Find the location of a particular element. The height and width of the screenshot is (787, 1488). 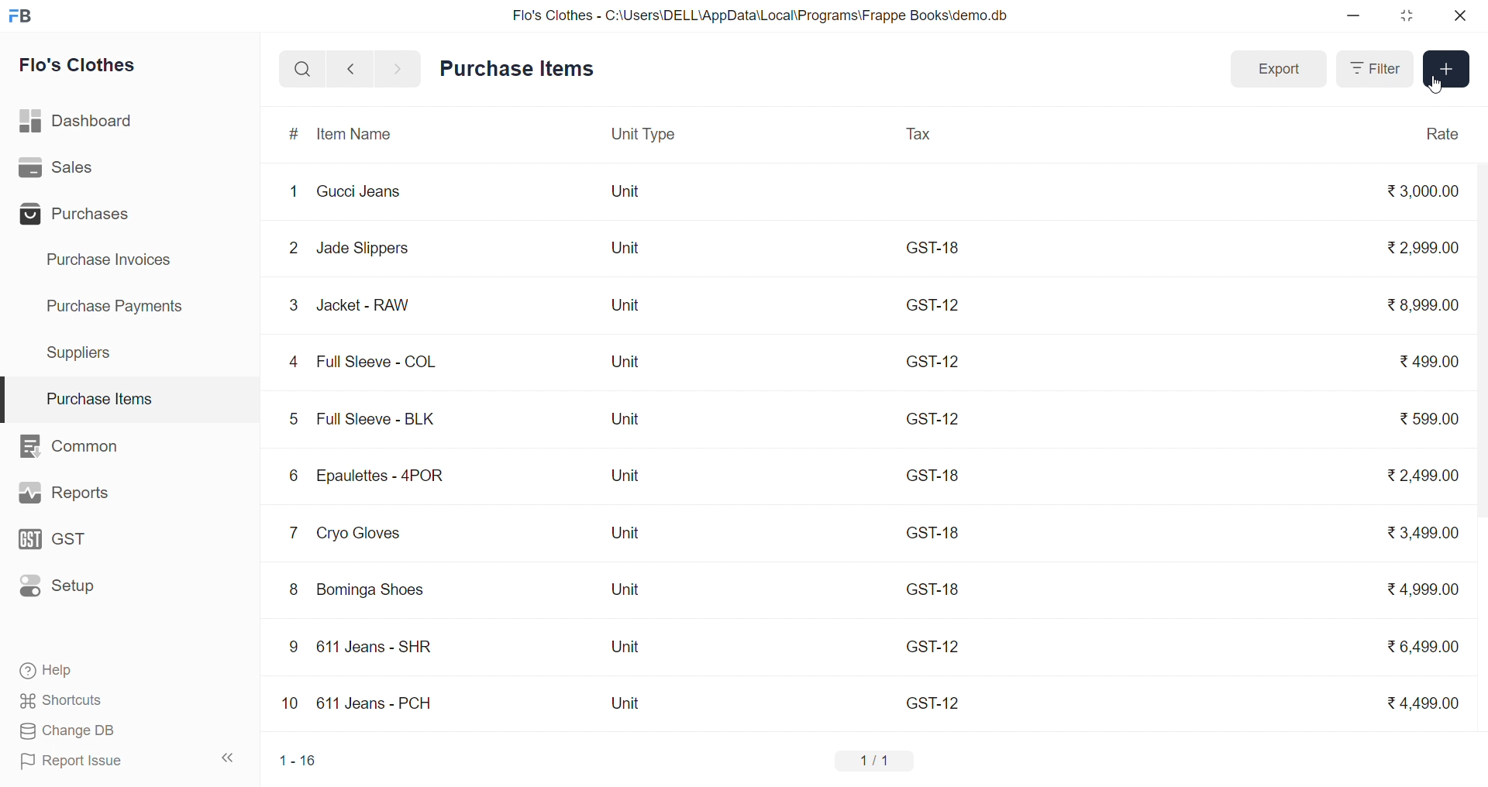

Report Issue is located at coordinates (97, 760).